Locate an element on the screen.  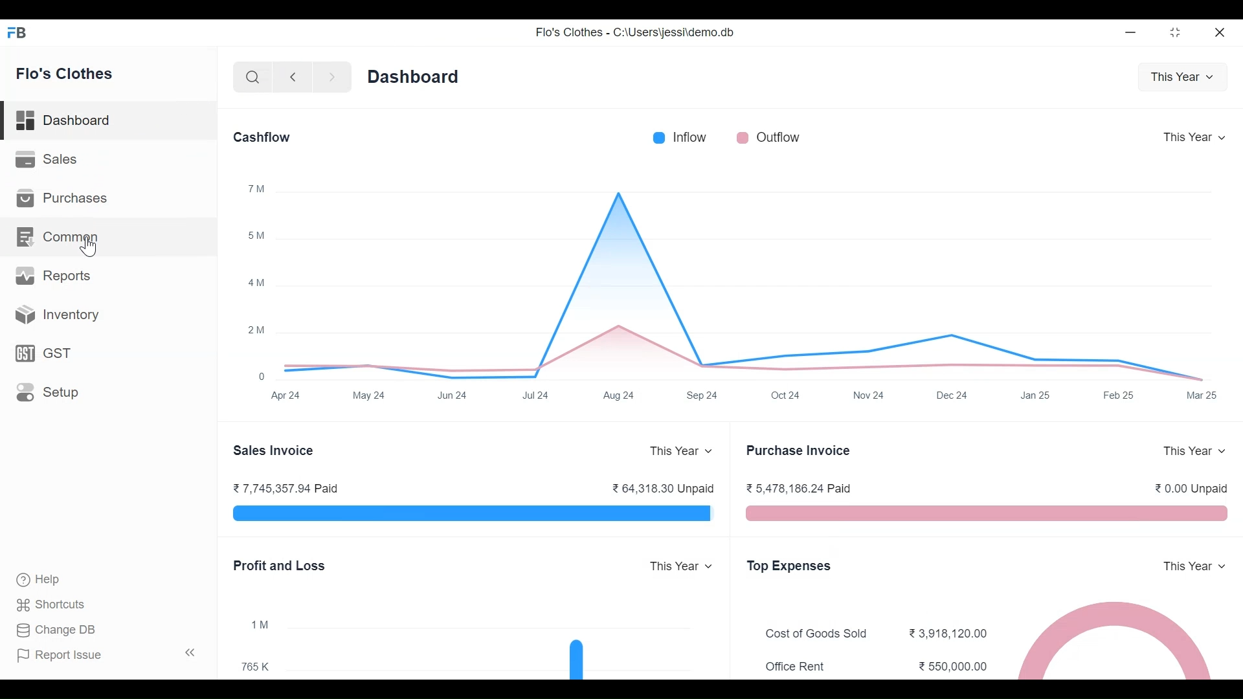
Restore is located at coordinates (1174, 32).